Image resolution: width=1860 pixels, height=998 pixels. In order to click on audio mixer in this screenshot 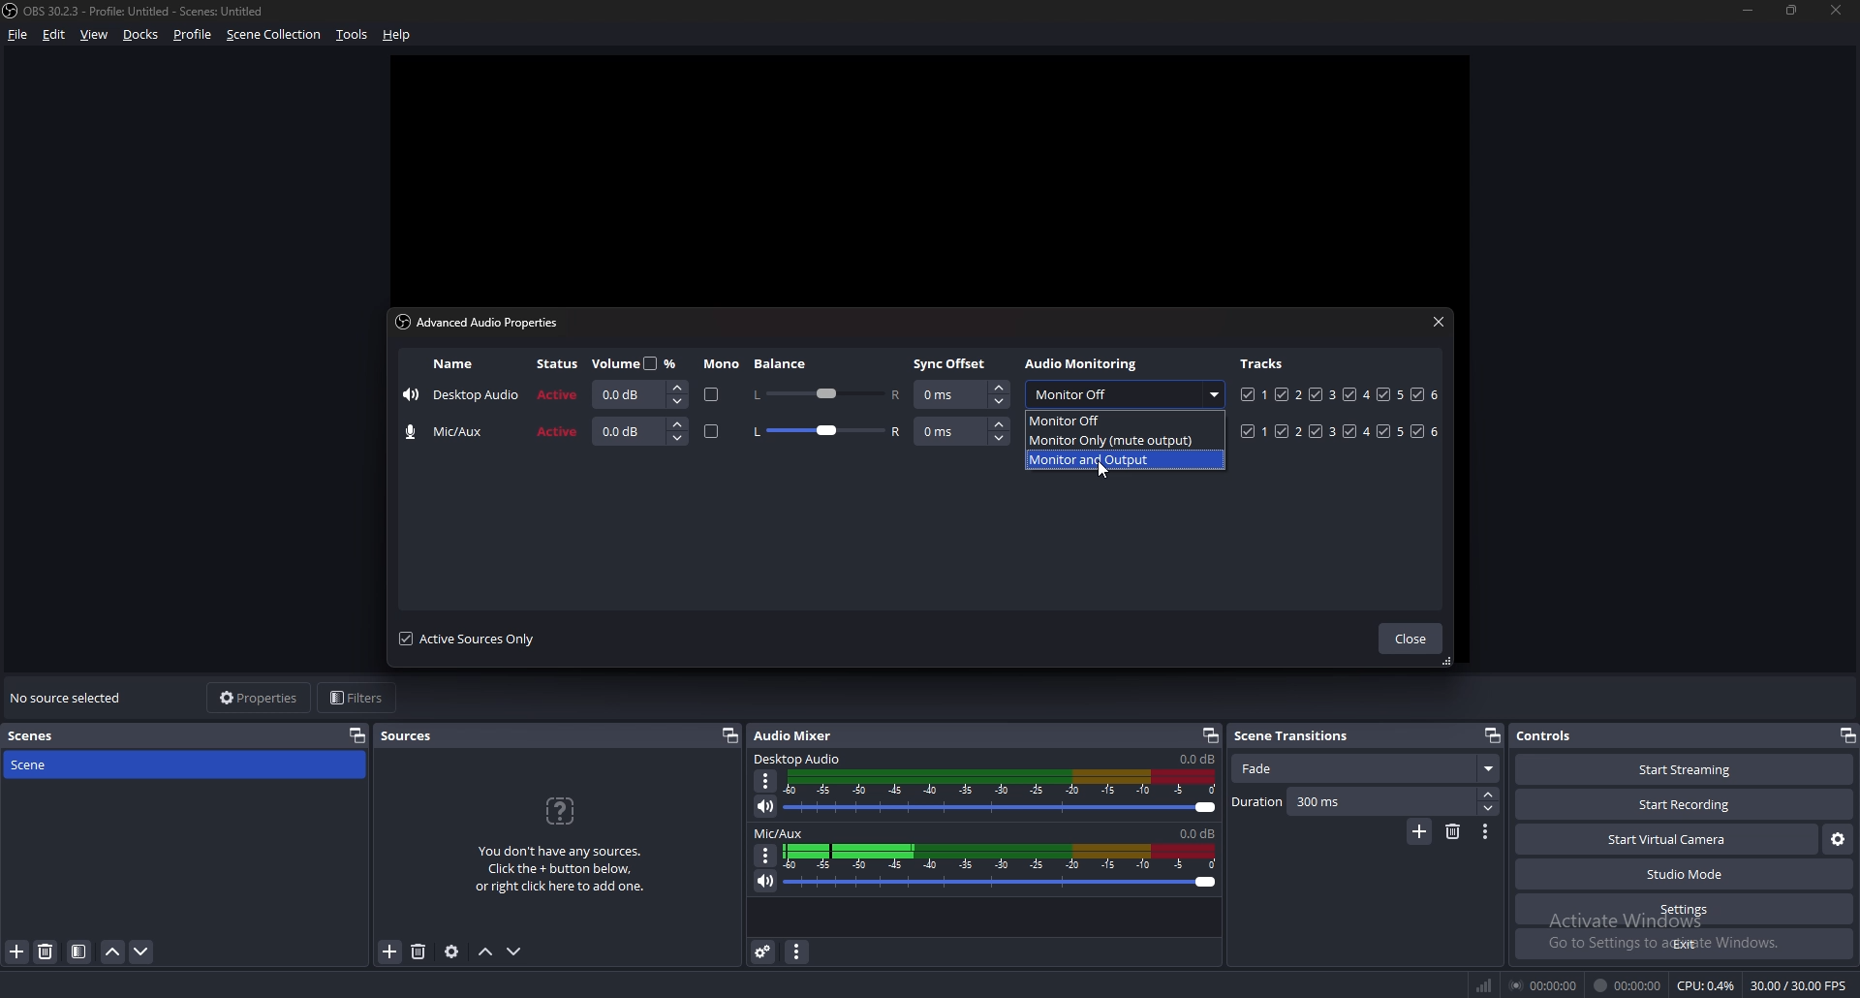, I will do `click(797, 735)`.